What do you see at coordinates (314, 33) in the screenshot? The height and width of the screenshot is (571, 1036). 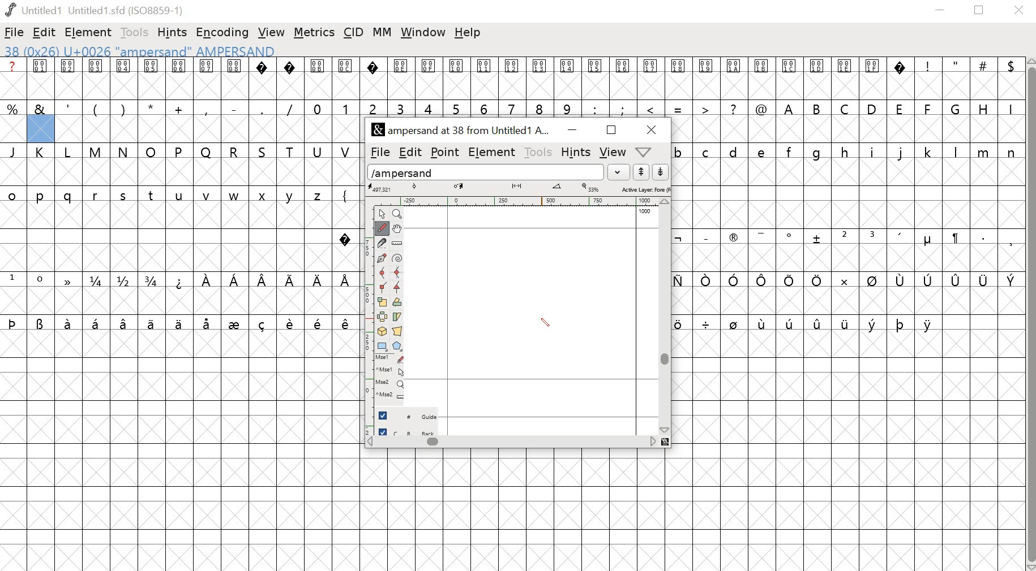 I see `metrics` at bounding box center [314, 33].